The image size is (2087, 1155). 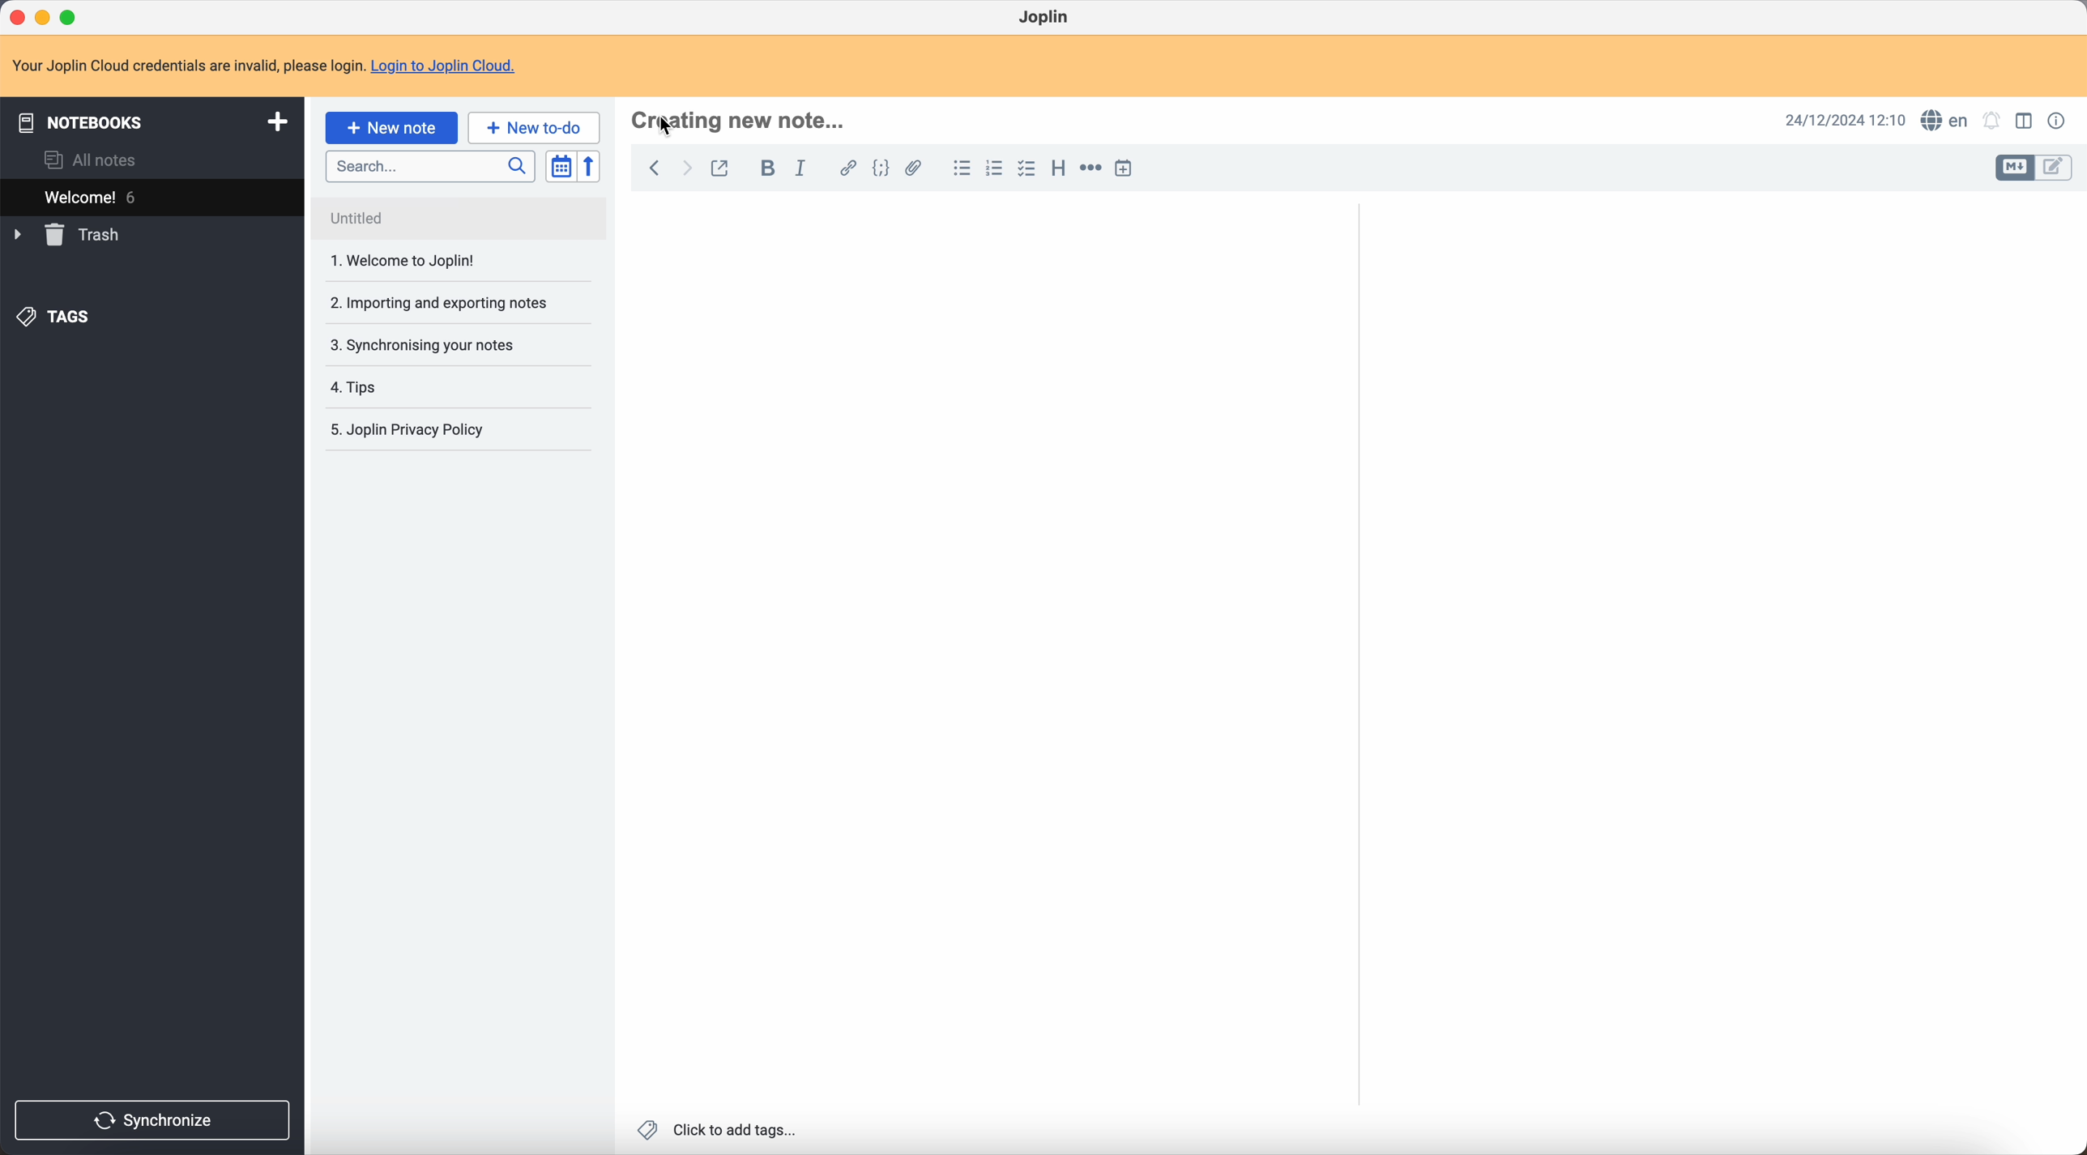 I want to click on tags, so click(x=58, y=318).